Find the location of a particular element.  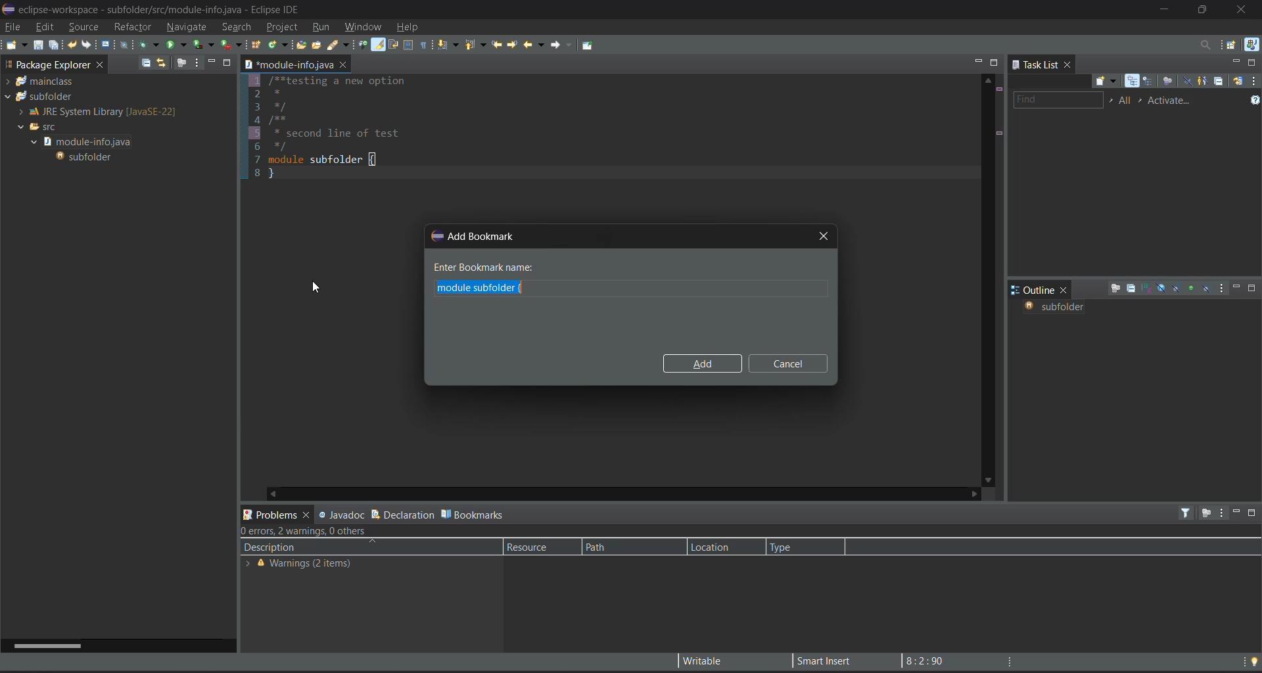

new is located at coordinates (15, 45).